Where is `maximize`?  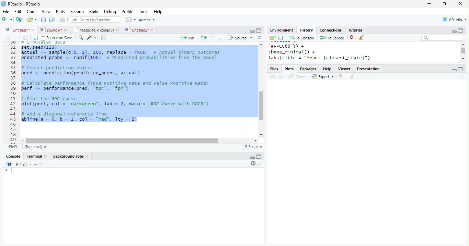 maximize is located at coordinates (259, 30).